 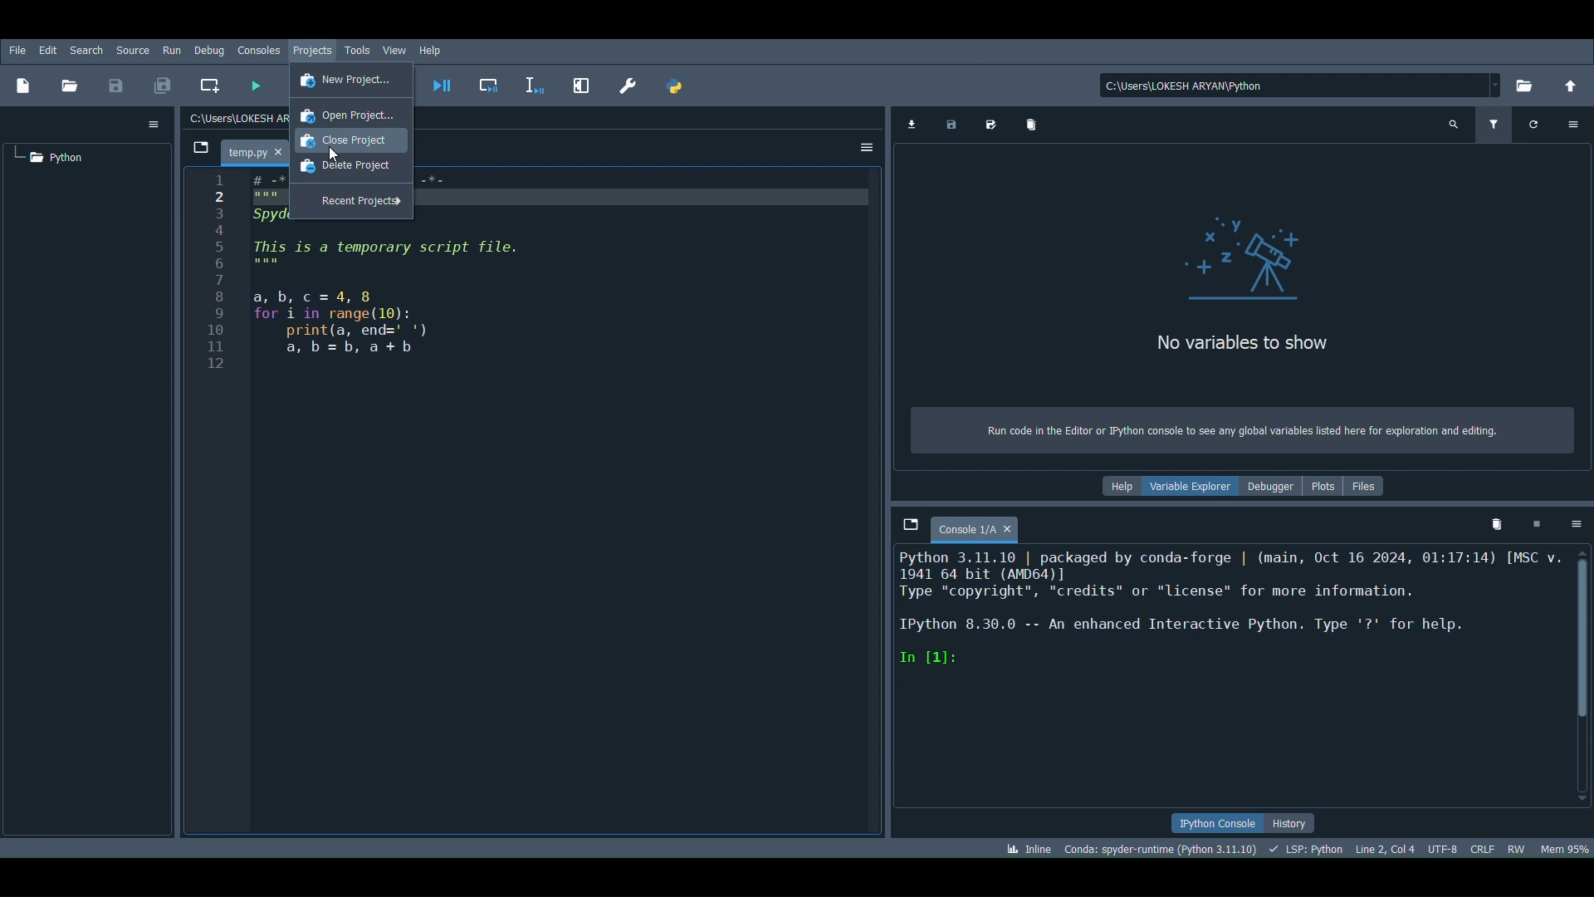 I want to click on Edit, so click(x=46, y=49).